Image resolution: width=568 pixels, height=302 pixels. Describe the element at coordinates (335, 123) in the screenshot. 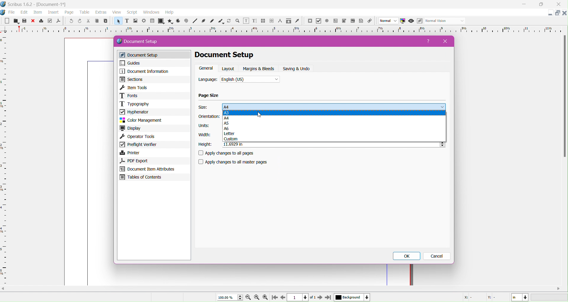

I see `A5` at that location.